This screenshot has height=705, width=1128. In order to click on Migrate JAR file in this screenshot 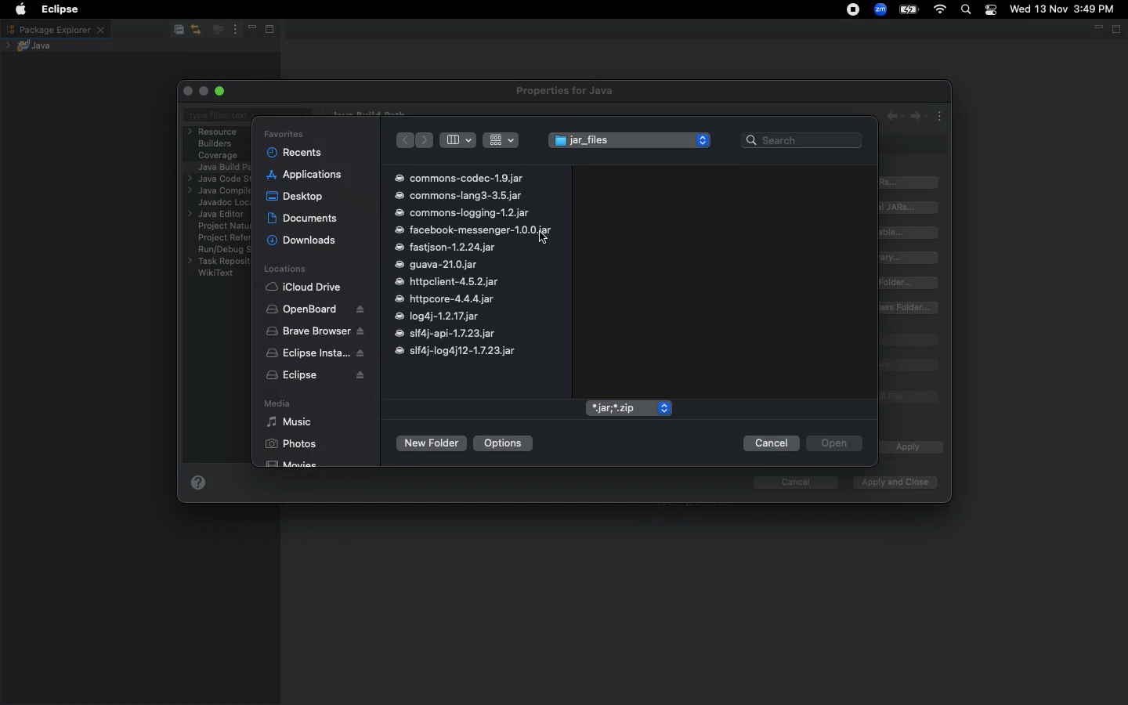, I will do `click(906, 398)`.